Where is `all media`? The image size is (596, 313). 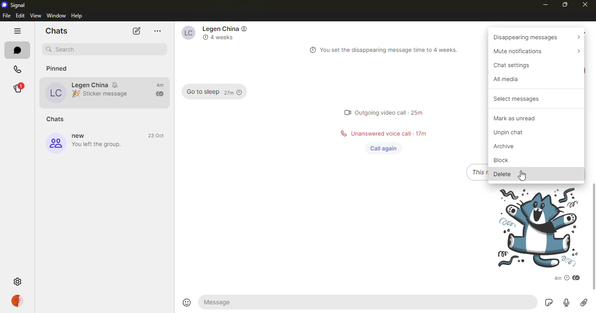 all media is located at coordinates (513, 79).